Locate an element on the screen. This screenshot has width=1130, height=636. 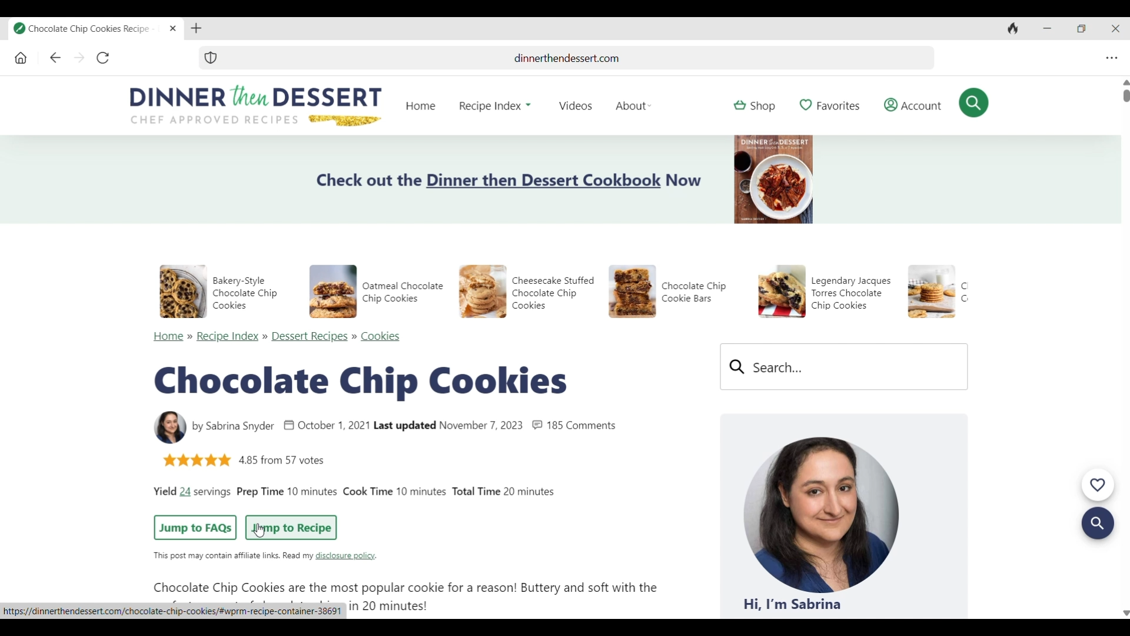
Hi, I'm Sabrina is located at coordinates (792, 604).